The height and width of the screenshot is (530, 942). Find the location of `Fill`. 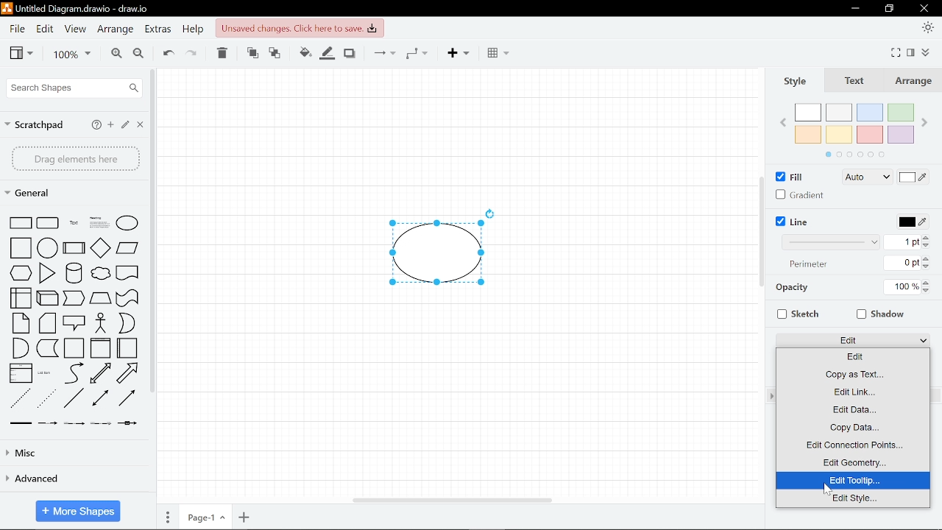

Fill is located at coordinates (790, 177).